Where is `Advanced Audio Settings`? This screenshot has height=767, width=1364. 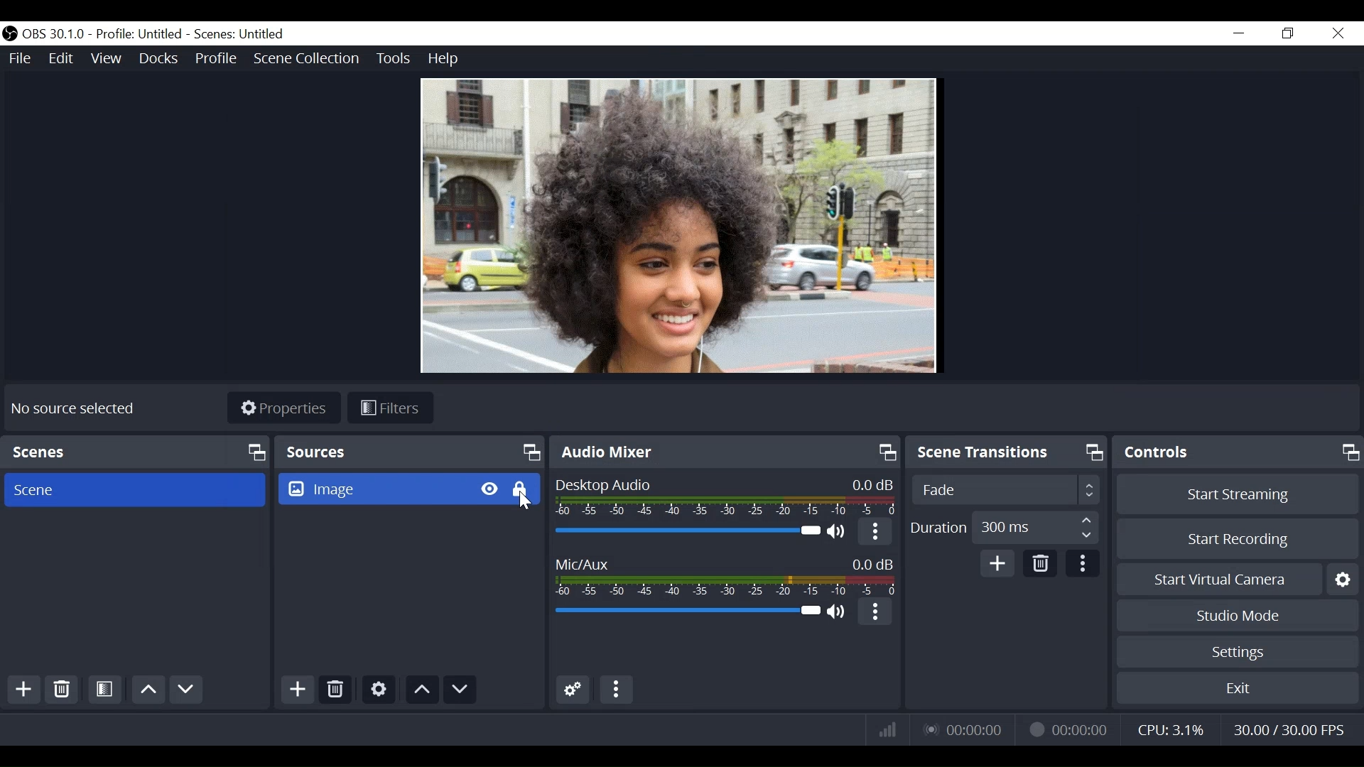 Advanced Audio Settings is located at coordinates (573, 690).